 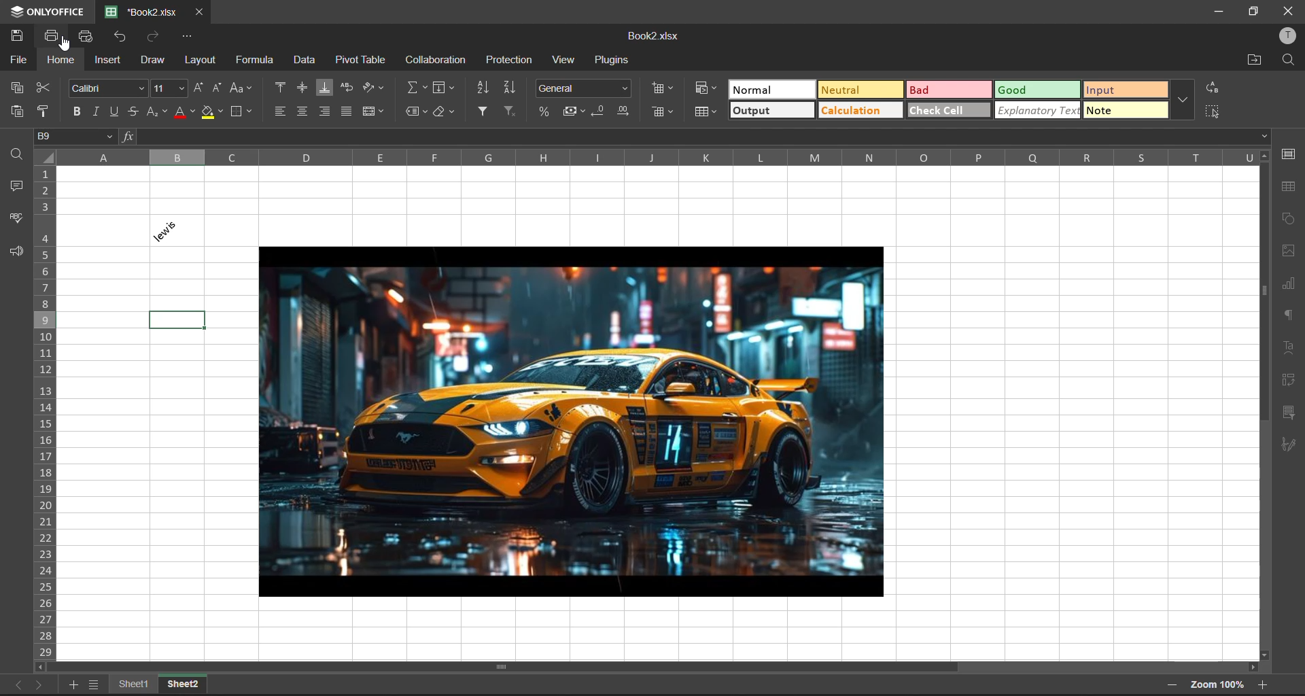 What do you see at coordinates (1292, 381) in the screenshot?
I see `pivot table` at bounding box center [1292, 381].